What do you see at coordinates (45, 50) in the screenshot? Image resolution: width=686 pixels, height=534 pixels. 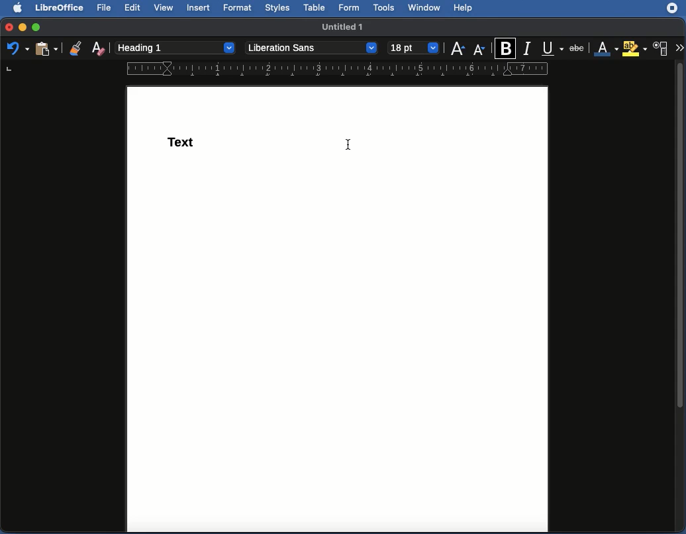 I see `Clipboard` at bounding box center [45, 50].